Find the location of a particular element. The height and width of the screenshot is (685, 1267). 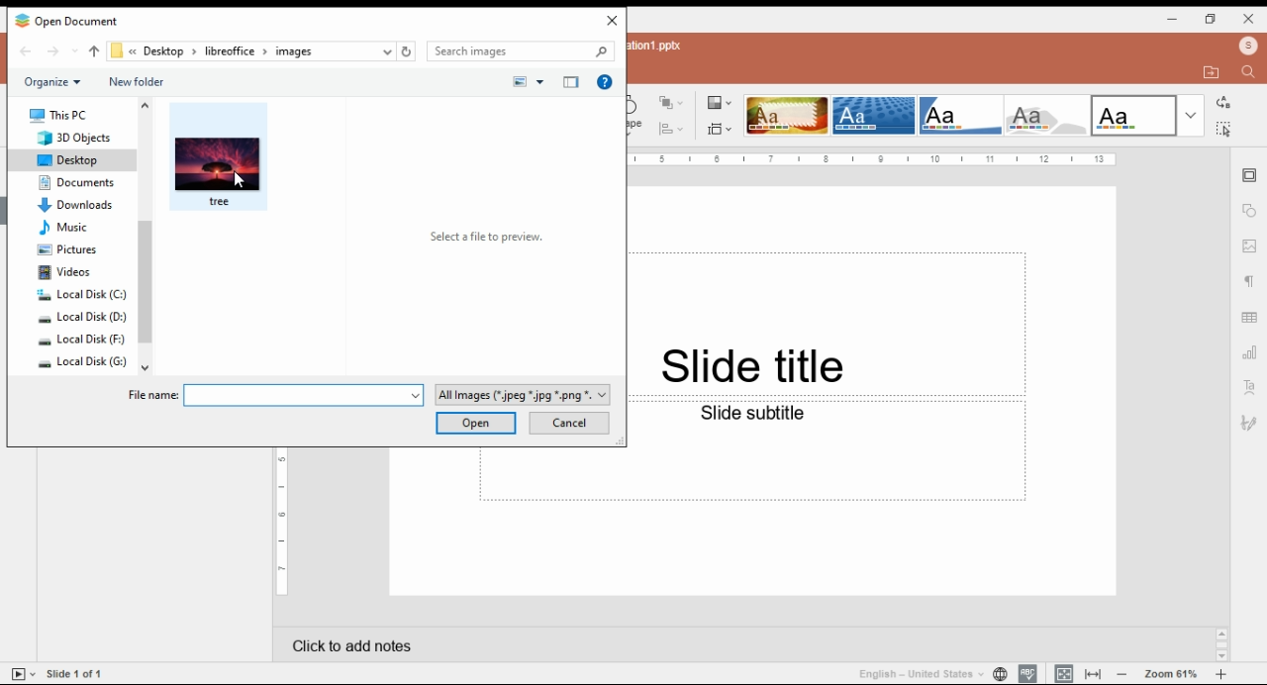

new folder is located at coordinates (138, 82).